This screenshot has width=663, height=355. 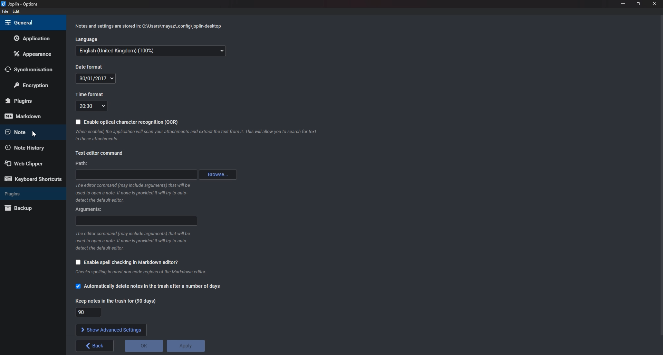 I want to click on Back, so click(x=95, y=346).